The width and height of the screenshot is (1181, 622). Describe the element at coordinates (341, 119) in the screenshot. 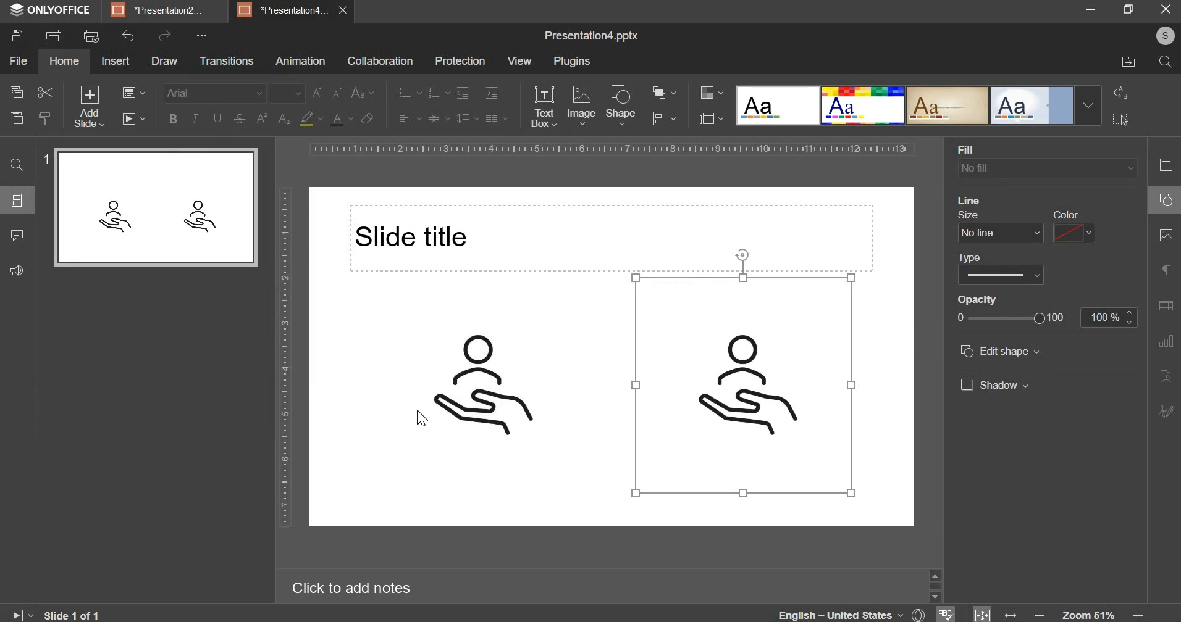

I see `text color` at that location.